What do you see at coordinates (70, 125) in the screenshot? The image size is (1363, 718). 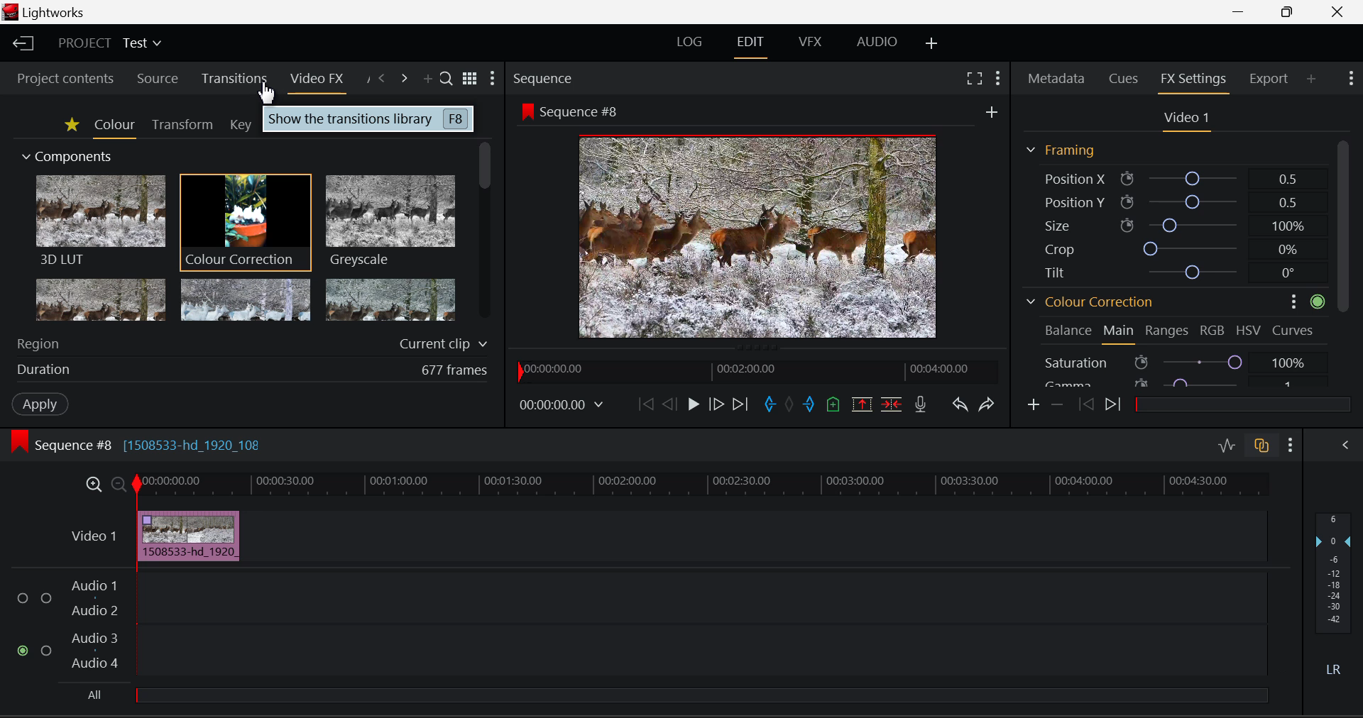 I see `Favorites` at bounding box center [70, 125].